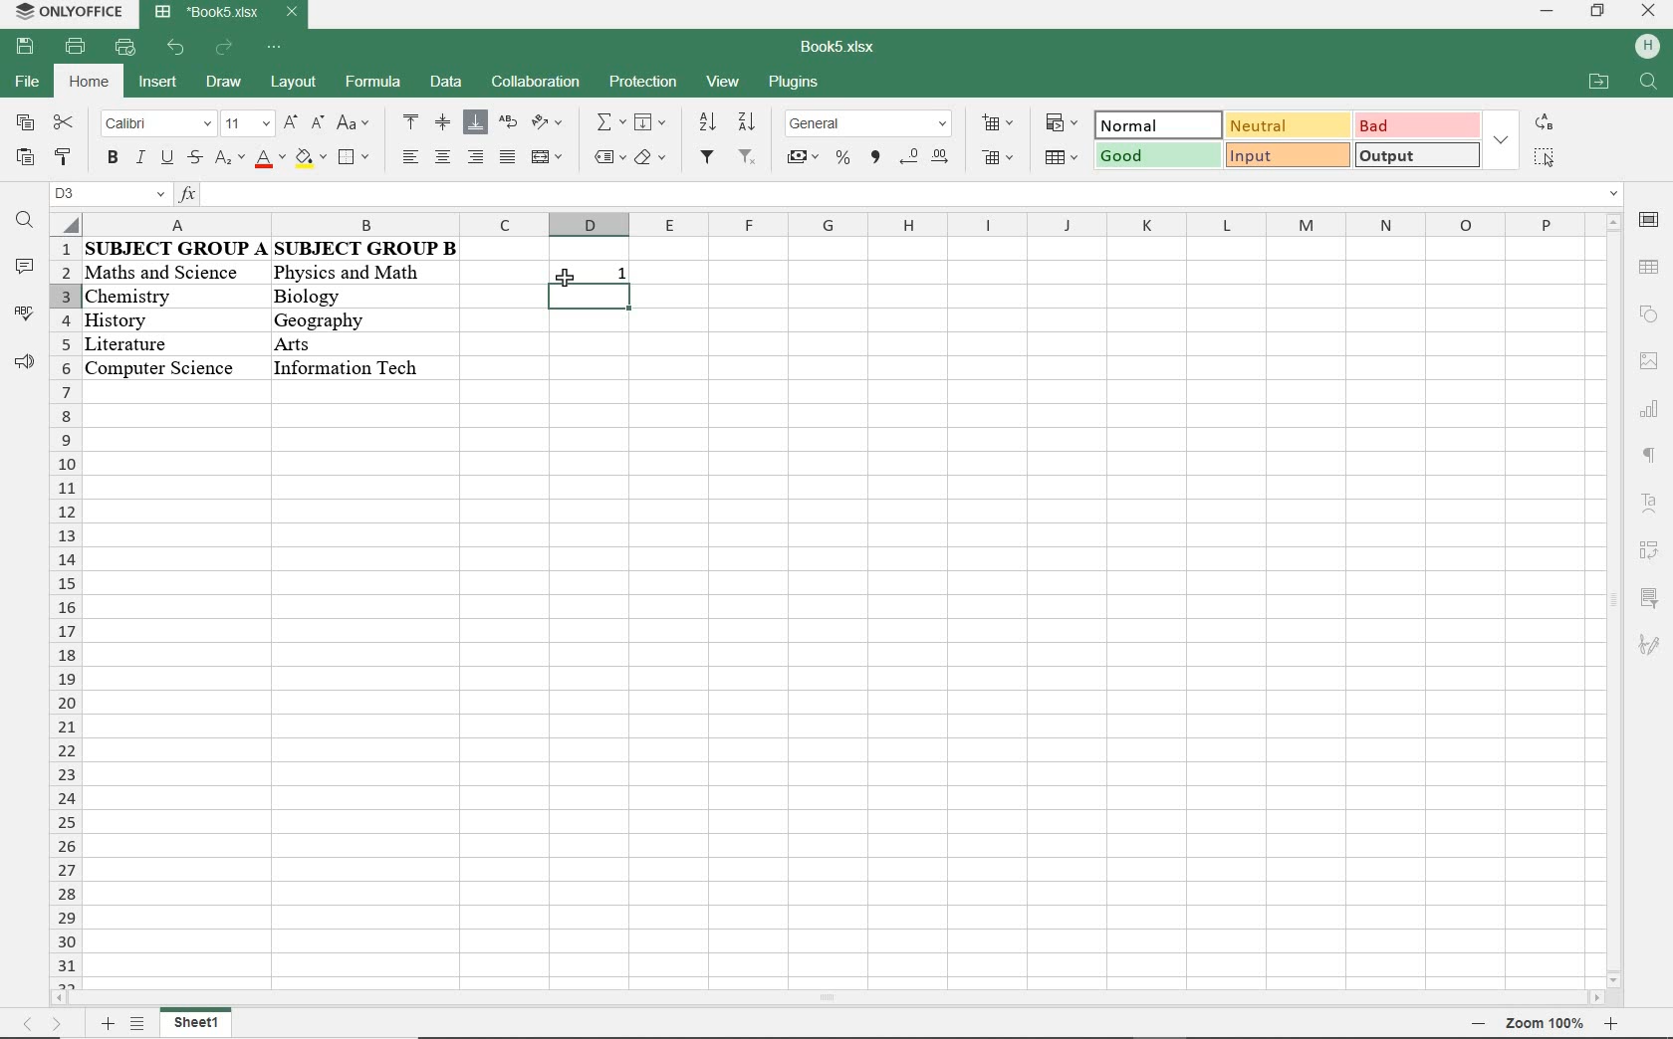 Image resolution: width=1673 pixels, height=1039 pixels. What do you see at coordinates (1643, 500) in the screenshot?
I see `sign` at bounding box center [1643, 500].